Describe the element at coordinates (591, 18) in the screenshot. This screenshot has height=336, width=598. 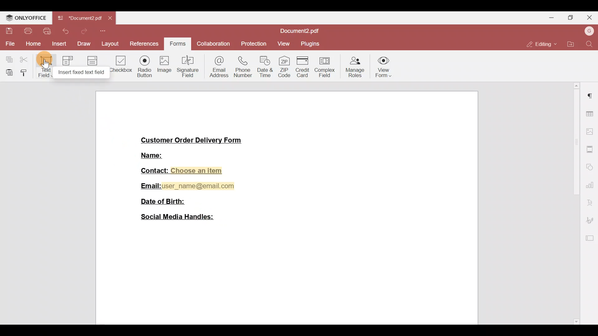
I see `Close` at that location.